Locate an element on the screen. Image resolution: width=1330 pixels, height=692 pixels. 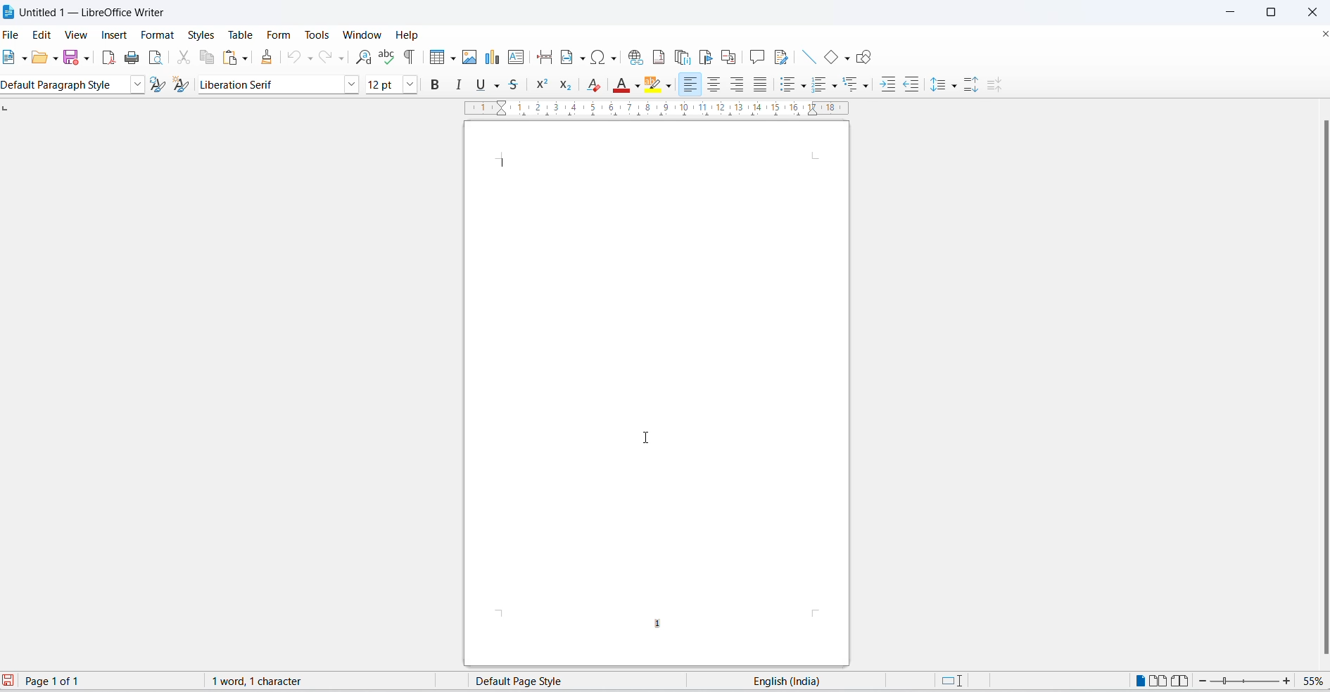
page number is located at coordinates (661, 623).